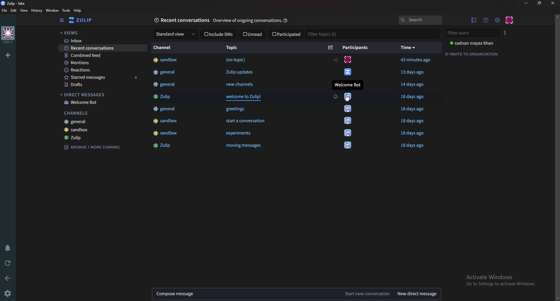  I want to click on Starred messages, so click(105, 77).